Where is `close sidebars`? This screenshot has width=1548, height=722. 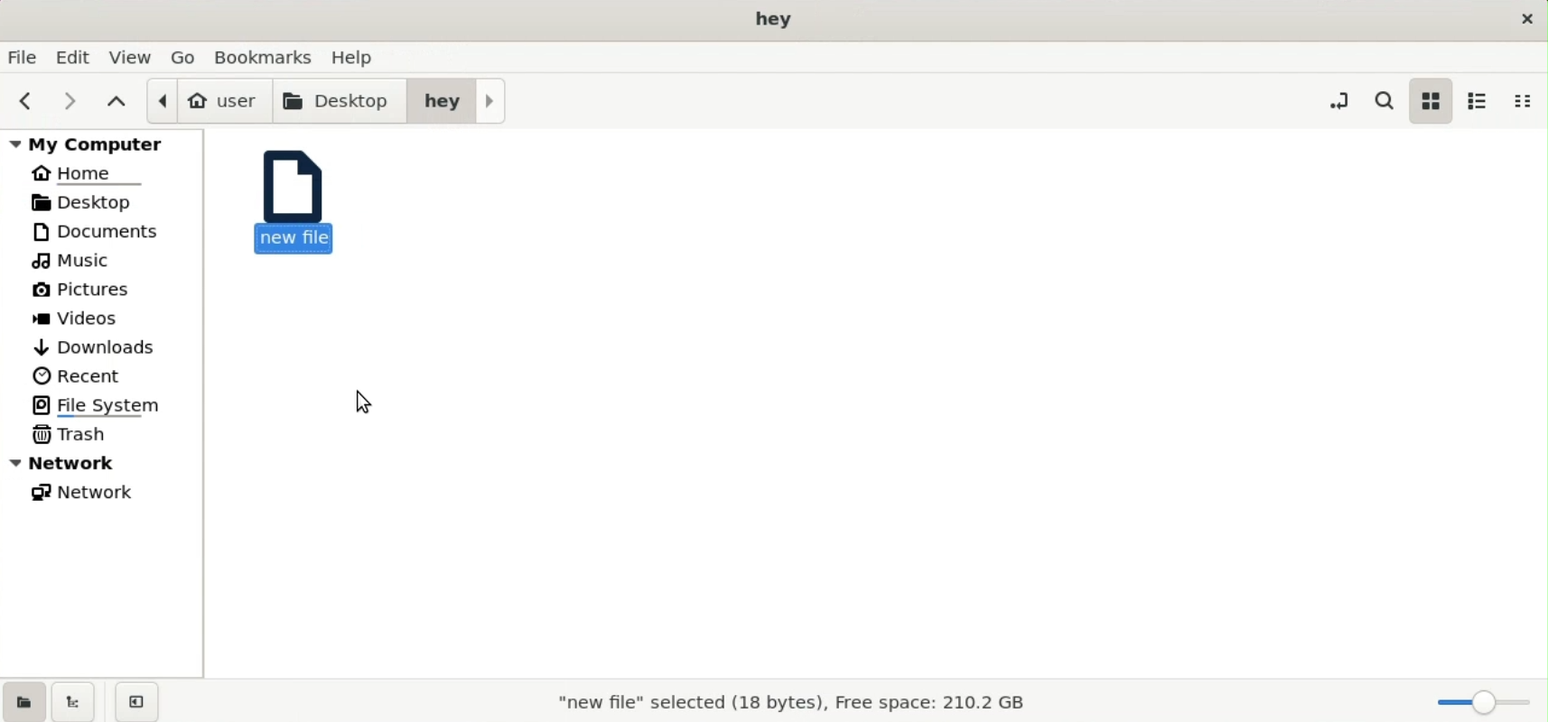
close sidebars is located at coordinates (136, 700).